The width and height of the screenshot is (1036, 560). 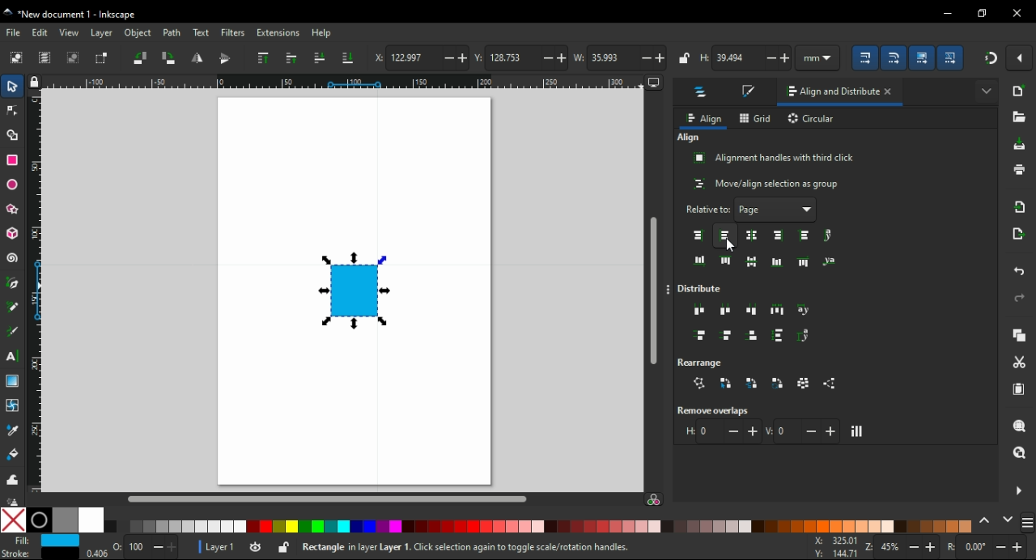 I want to click on pencil tool, so click(x=14, y=308).